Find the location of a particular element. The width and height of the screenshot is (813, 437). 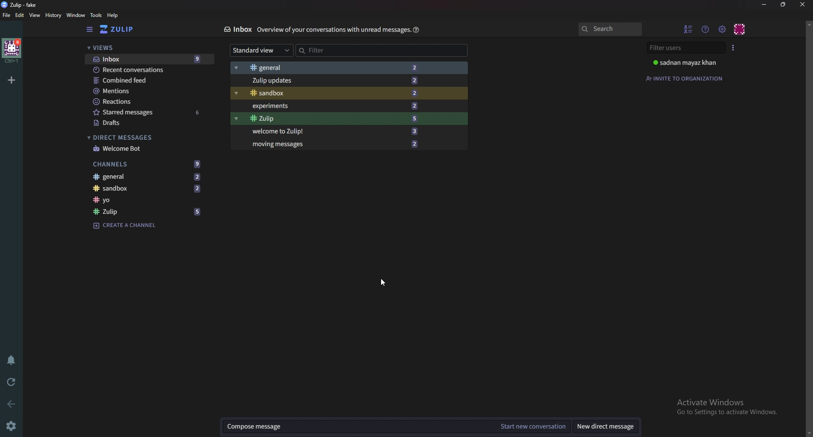

Edit is located at coordinates (20, 15).